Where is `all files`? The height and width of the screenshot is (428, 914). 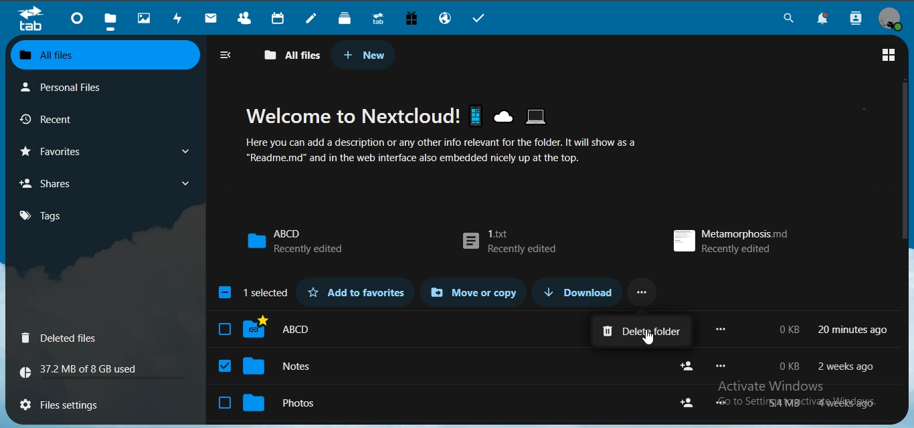
all files is located at coordinates (104, 53).